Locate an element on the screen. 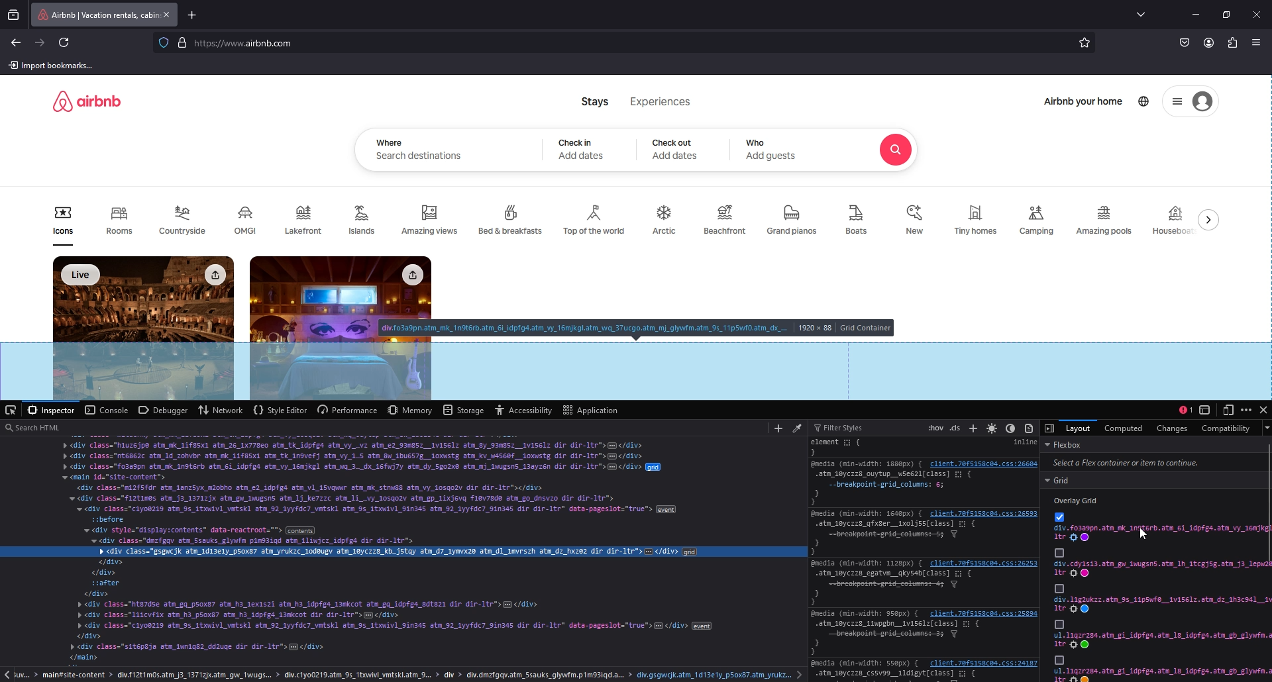  toggle off 3 pane is located at coordinates (1050, 428).